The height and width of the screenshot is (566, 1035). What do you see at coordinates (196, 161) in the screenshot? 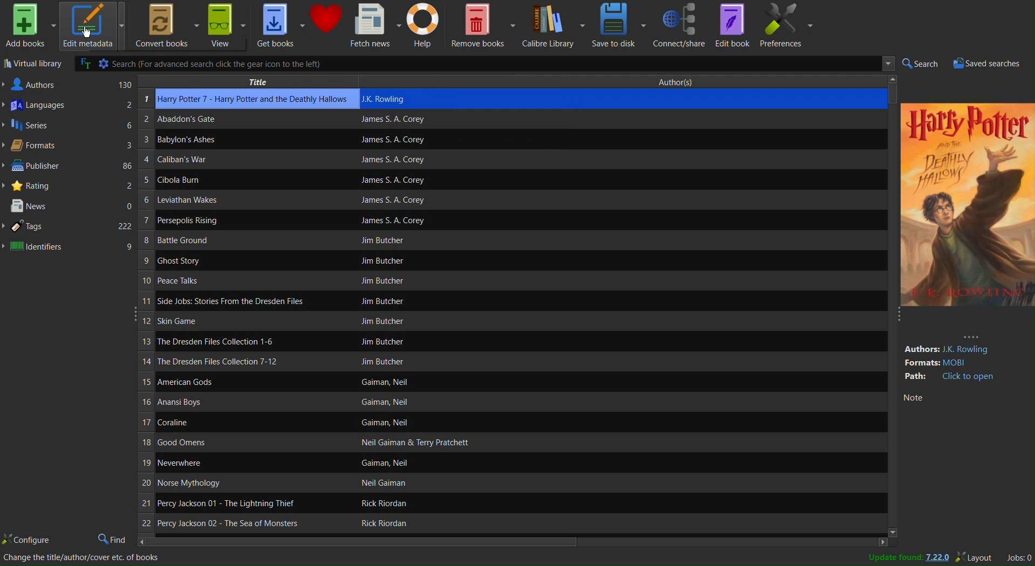
I see `Book name` at bounding box center [196, 161].